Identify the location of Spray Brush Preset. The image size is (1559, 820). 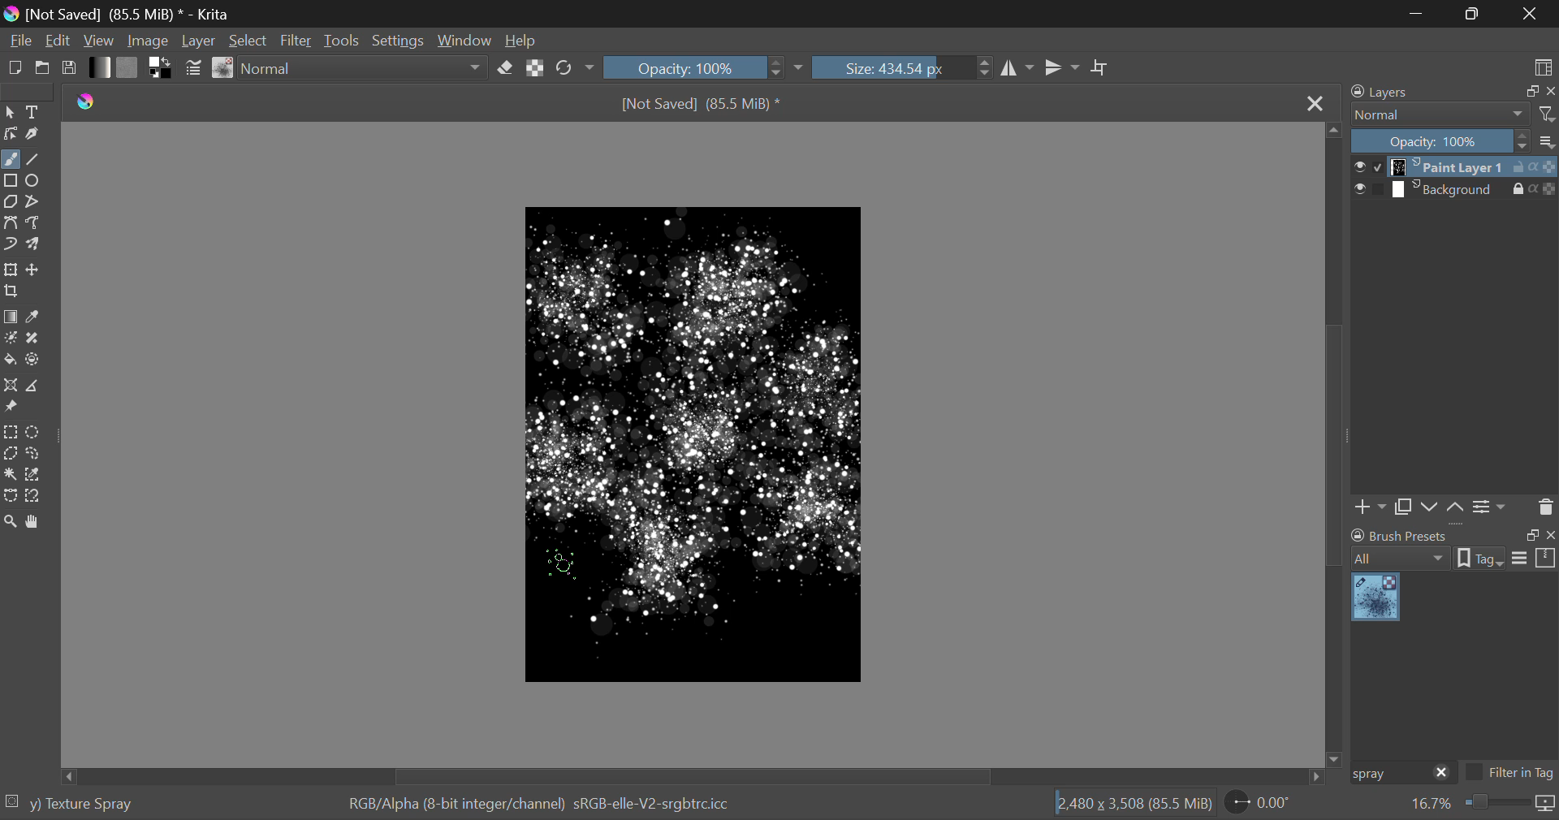
(1375, 598).